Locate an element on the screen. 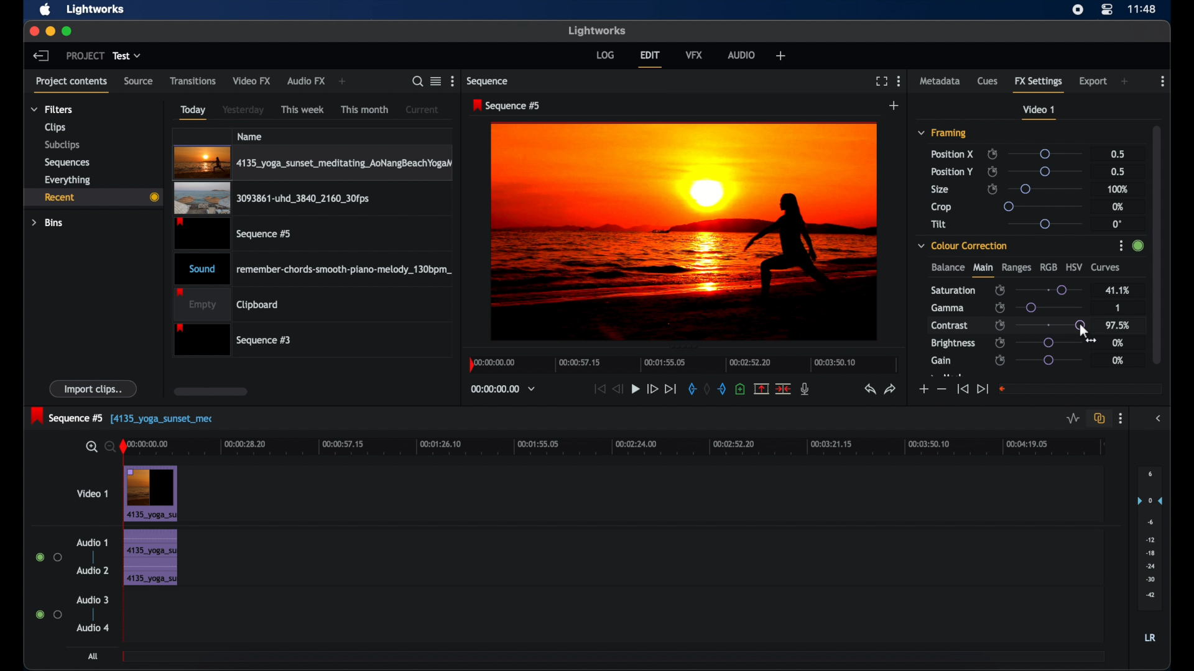 This screenshot has width=1194, height=671. video 1 is located at coordinates (92, 493).